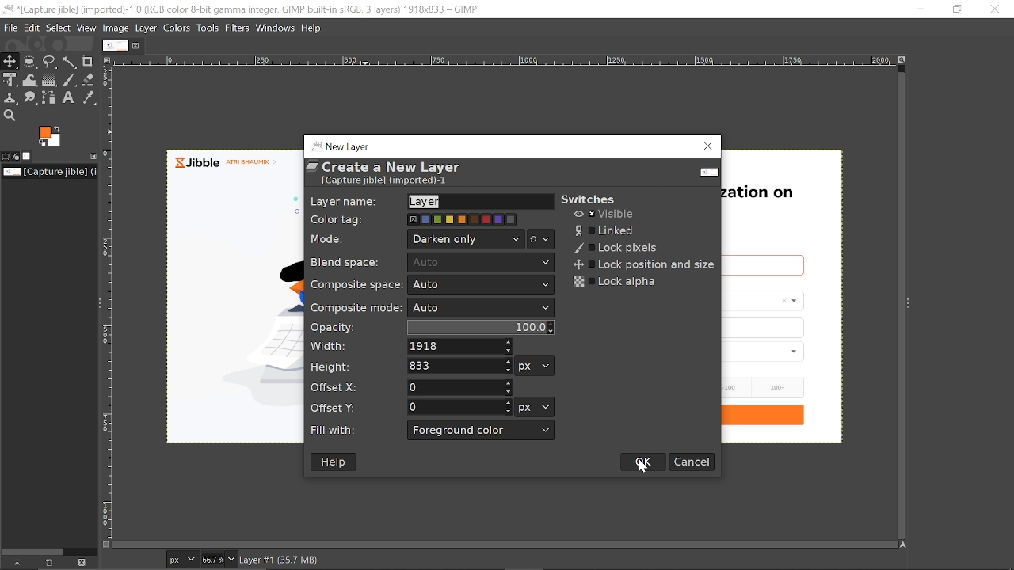 This screenshot has height=570, width=1014. Describe the element at coordinates (13, 564) in the screenshot. I see `hide` at that location.